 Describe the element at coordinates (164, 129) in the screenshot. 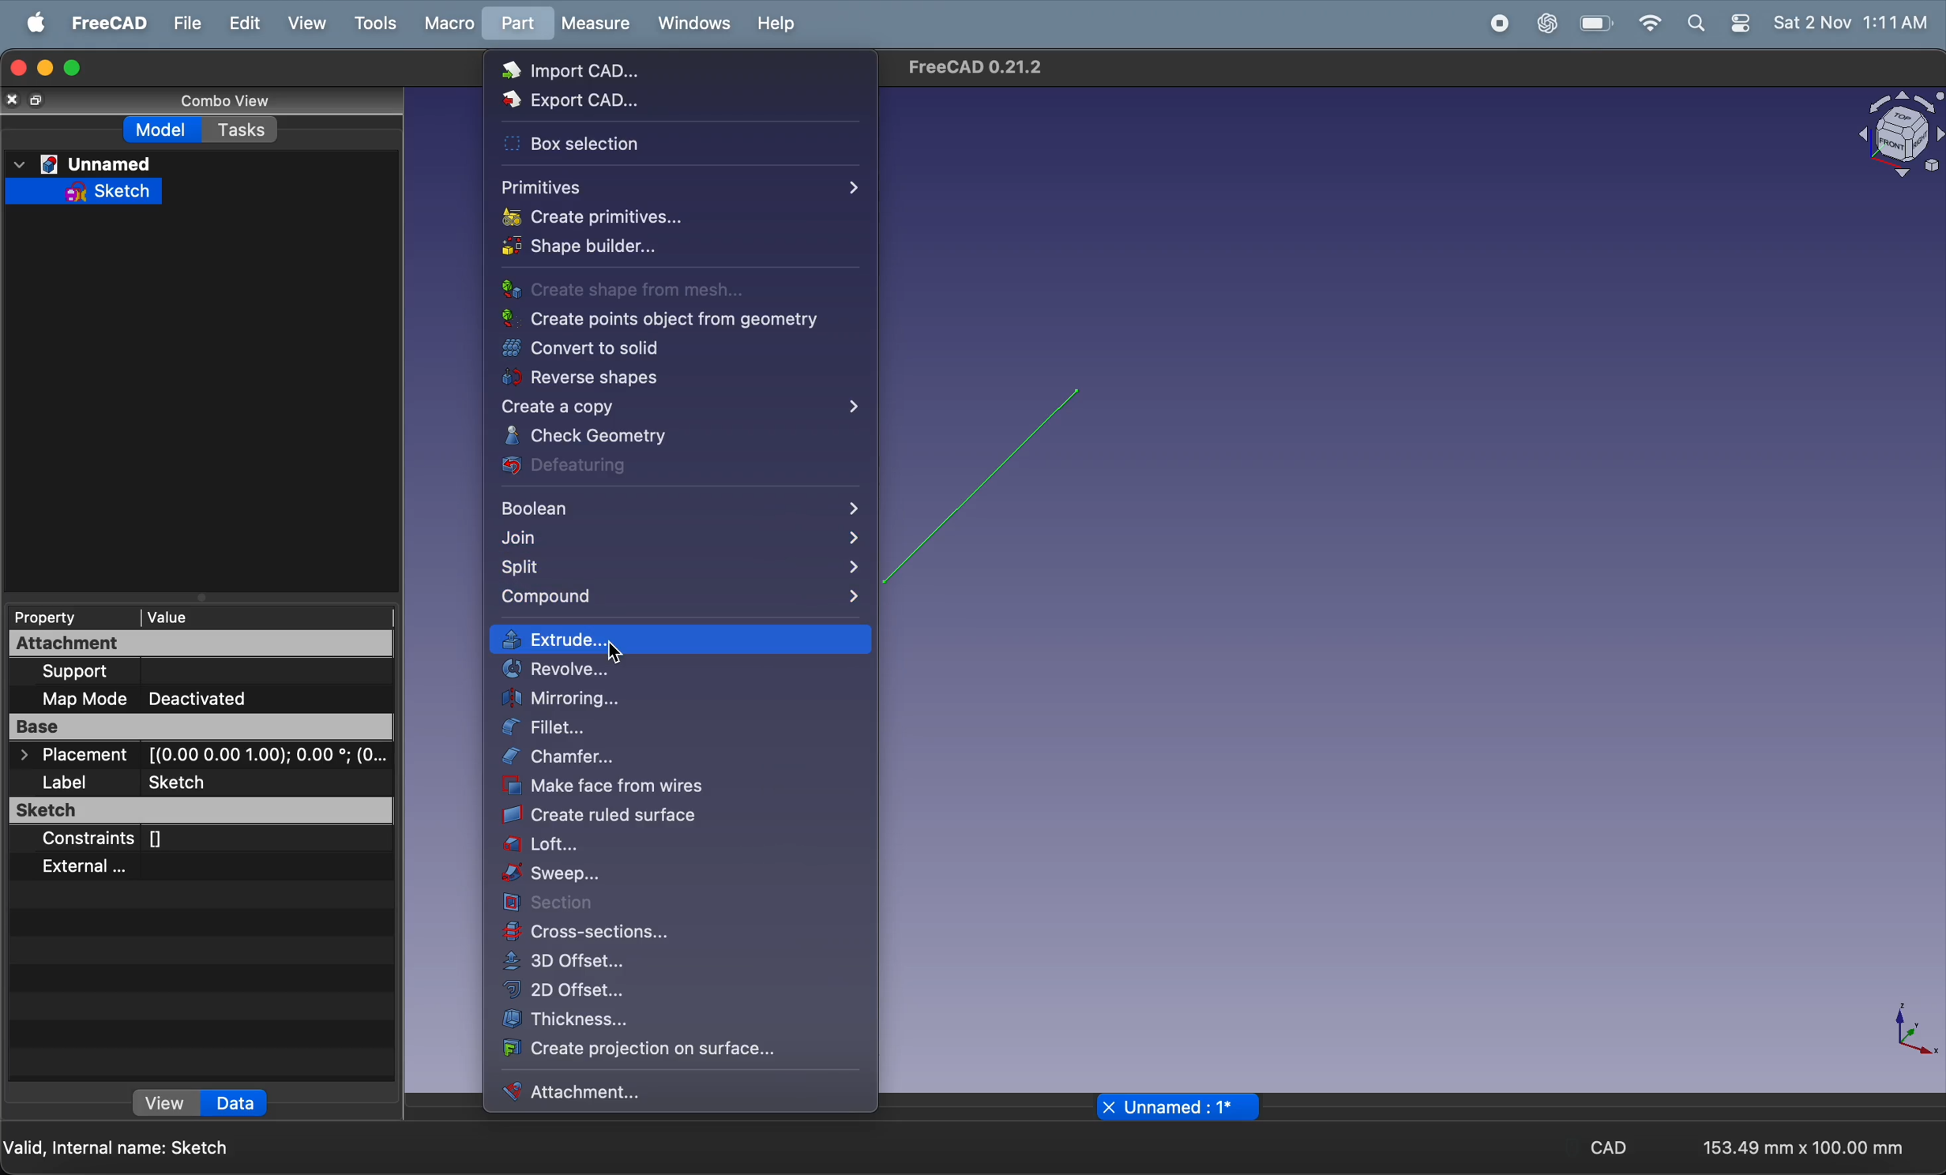

I see `model` at that location.